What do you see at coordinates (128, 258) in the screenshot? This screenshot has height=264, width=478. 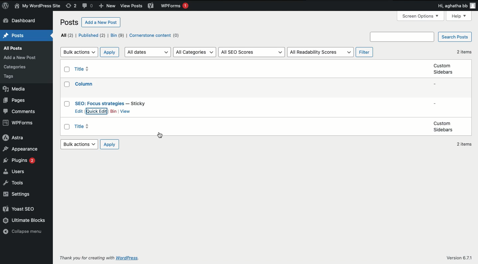 I see `wordpress` at bounding box center [128, 258].